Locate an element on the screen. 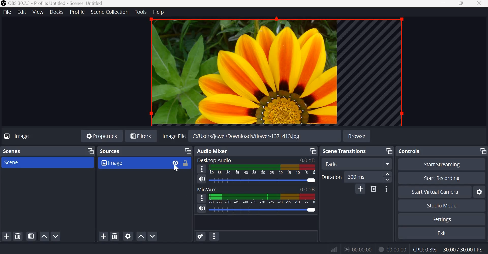  Open source properties is located at coordinates (128, 236).